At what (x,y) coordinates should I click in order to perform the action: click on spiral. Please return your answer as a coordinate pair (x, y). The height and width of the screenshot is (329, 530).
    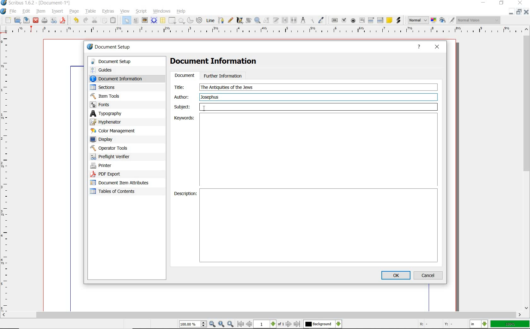
    Looking at the image, I should click on (200, 20).